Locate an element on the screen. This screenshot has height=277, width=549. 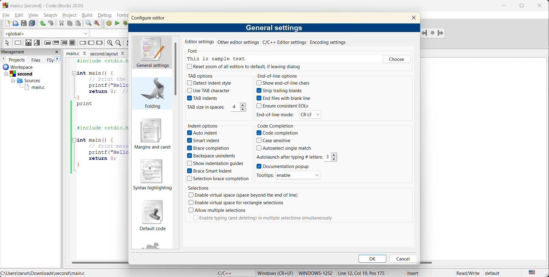
cancel is located at coordinates (405, 259).